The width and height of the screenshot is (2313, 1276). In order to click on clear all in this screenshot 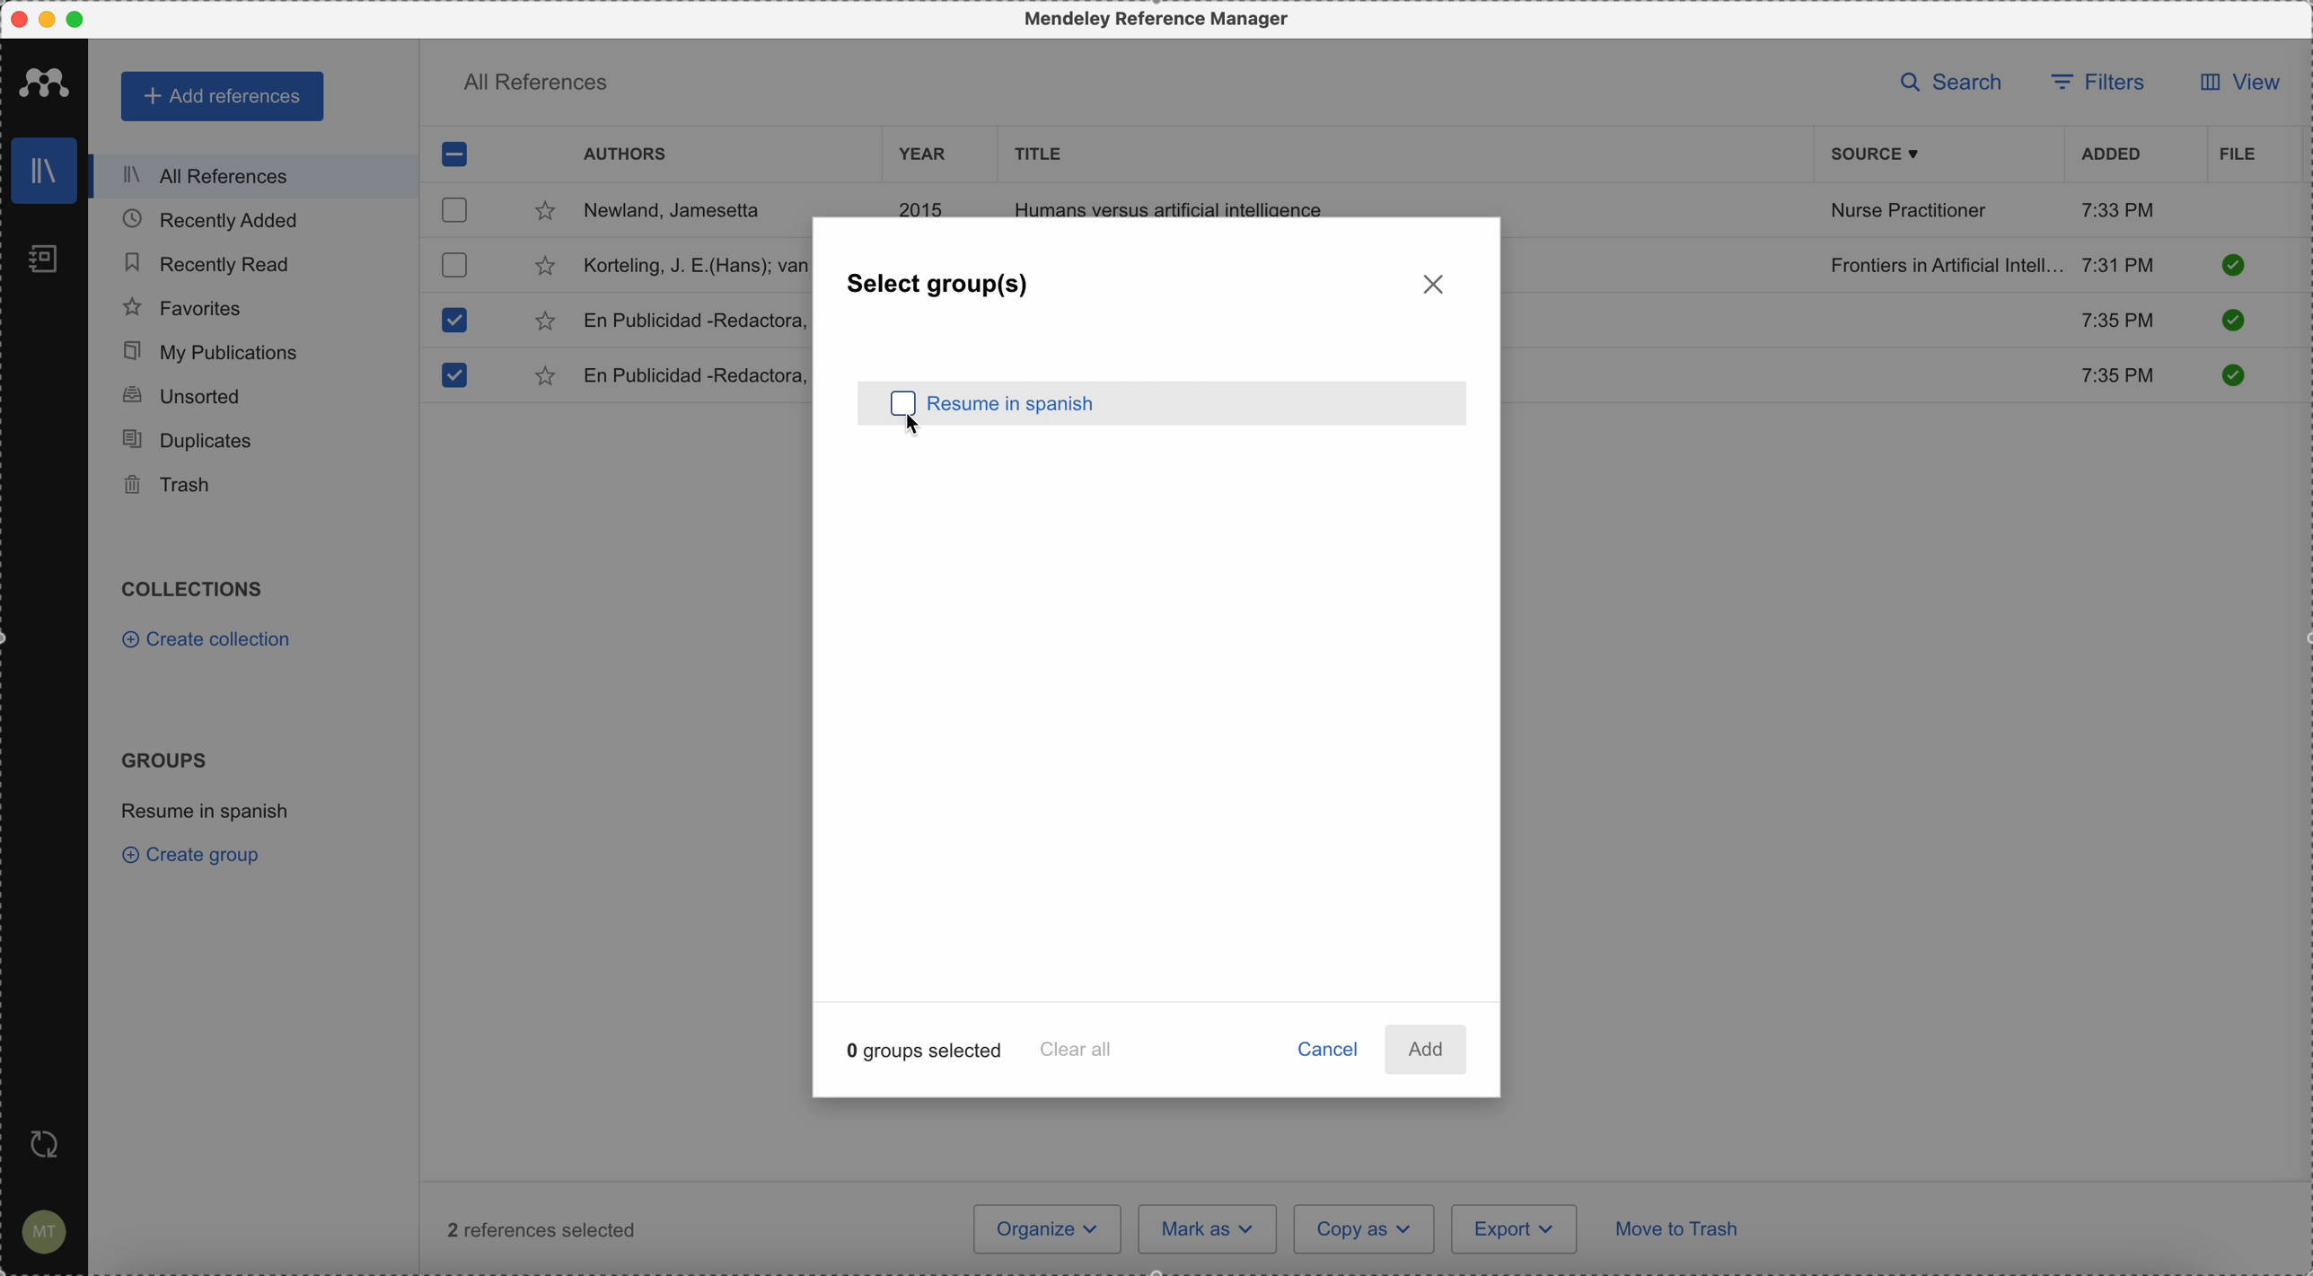, I will do `click(1078, 1048)`.